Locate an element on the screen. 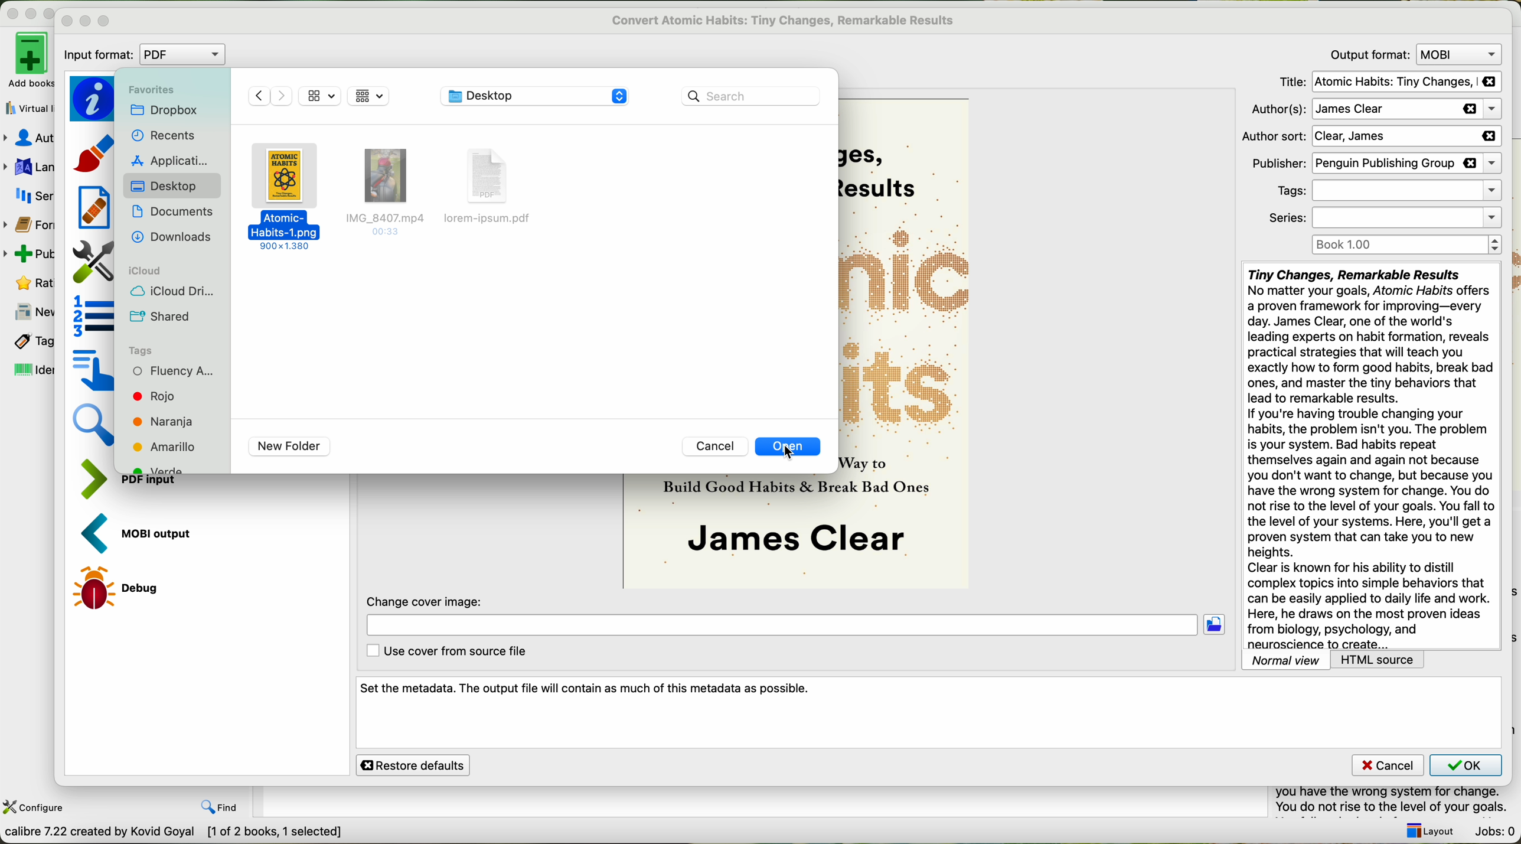  cancel is located at coordinates (714, 447).